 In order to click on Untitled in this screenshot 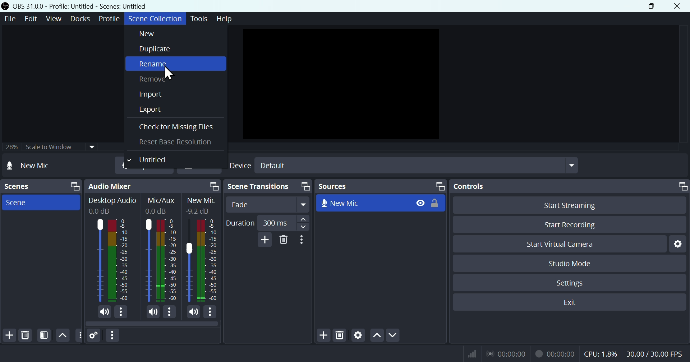, I will do `click(154, 159)`.